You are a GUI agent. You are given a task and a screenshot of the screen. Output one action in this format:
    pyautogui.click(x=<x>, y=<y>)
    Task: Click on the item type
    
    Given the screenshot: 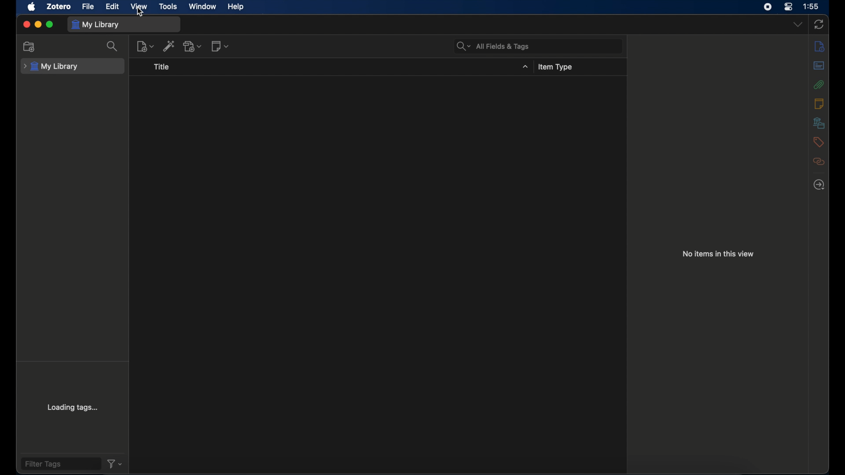 What is the action you would take?
    pyautogui.click(x=555, y=67)
    